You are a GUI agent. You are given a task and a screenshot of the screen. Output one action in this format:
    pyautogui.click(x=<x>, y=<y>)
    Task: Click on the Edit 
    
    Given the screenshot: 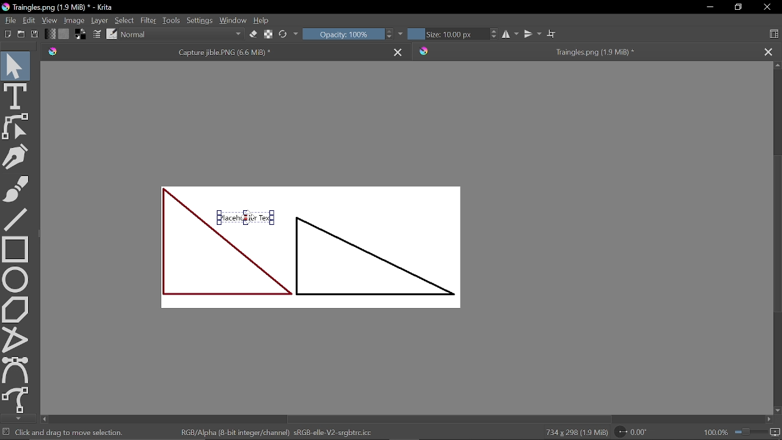 What is the action you would take?
    pyautogui.click(x=31, y=21)
    